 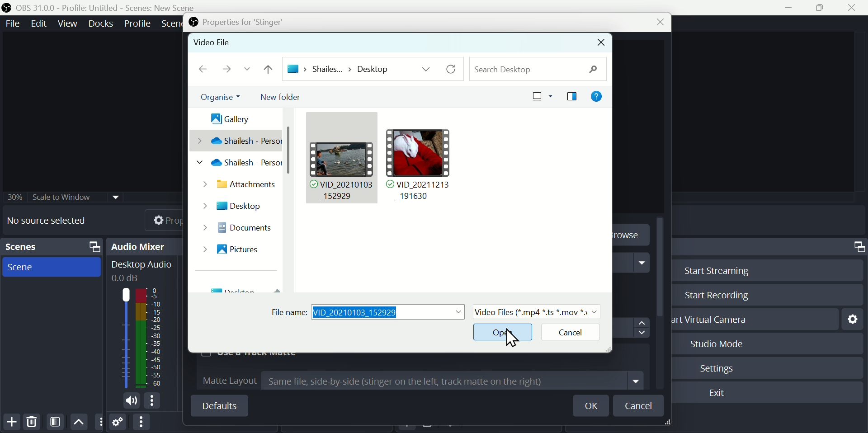 I want to click on Default, so click(x=219, y=405).